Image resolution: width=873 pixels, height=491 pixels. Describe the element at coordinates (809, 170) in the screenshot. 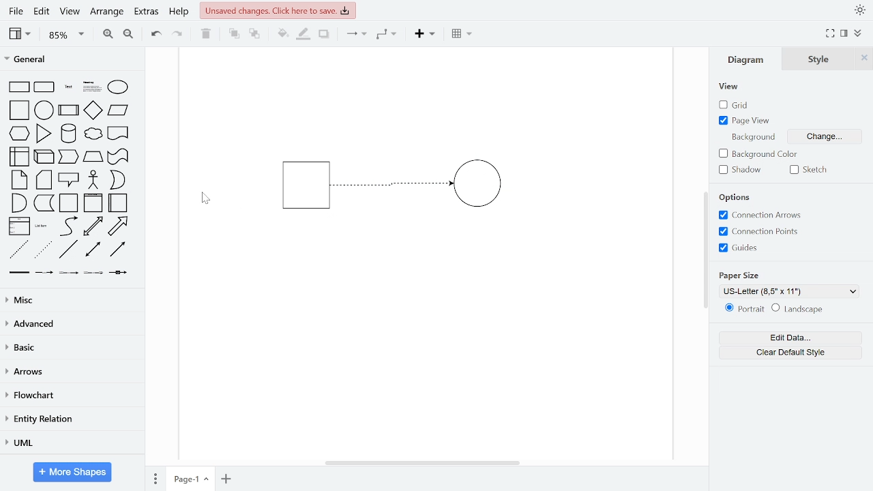

I see `sketch` at that location.